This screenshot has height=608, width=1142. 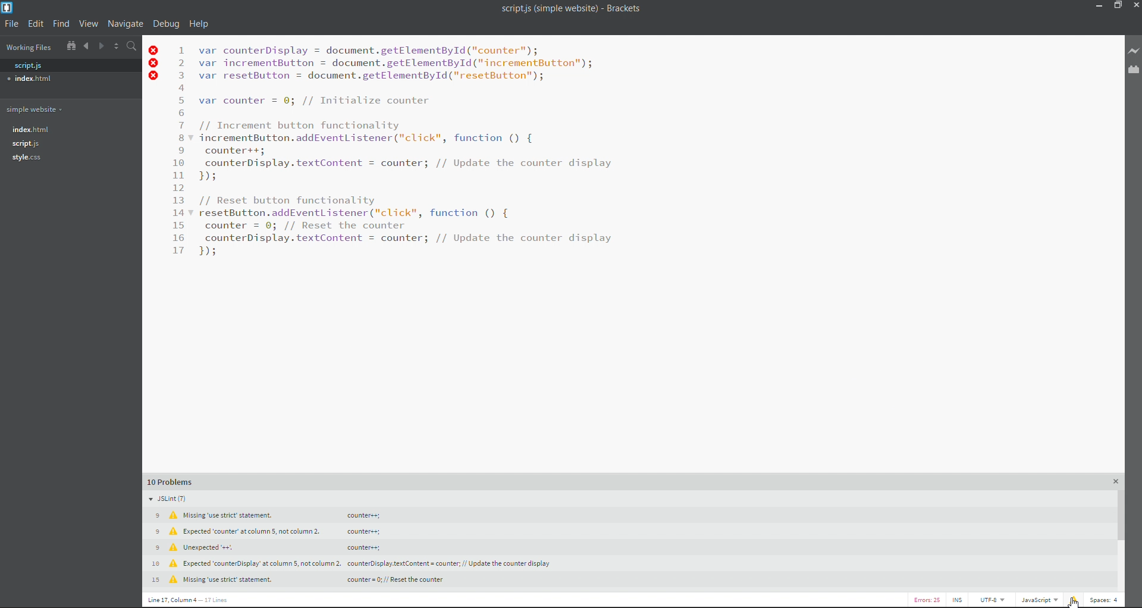 What do you see at coordinates (566, 10) in the screenshot?
I see `scriptjs (simple website) - Brackets` at bounding box center [566, 10].